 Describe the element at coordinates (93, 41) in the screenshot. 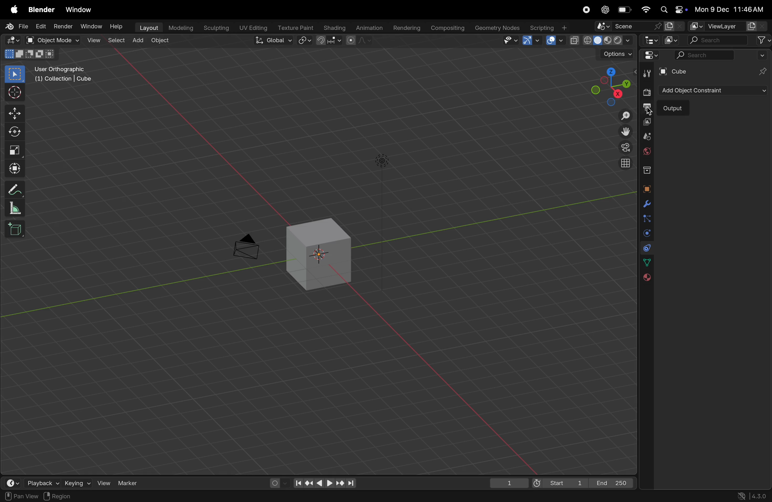

I see `view` at that location.